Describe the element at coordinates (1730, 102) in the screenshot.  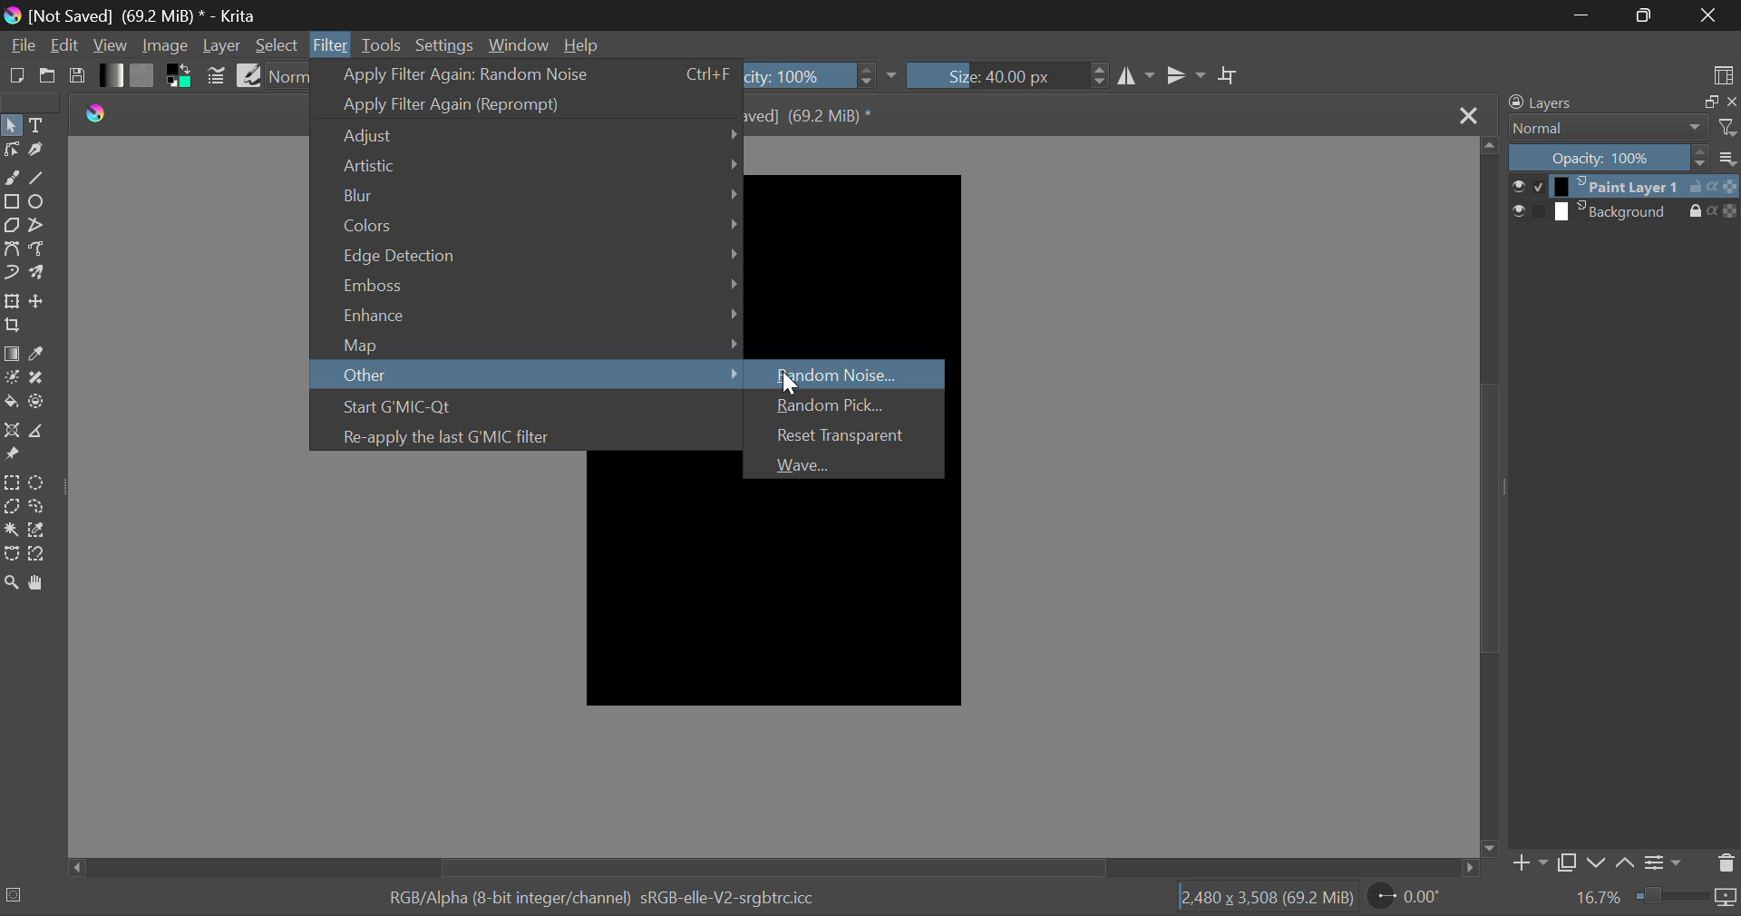
I see `close` at that location.